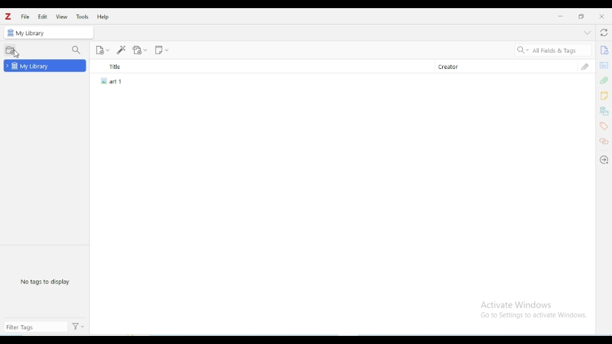  What do you see at coordinates (604, 160) in the screenshot?
I see `locate` at bounding box center [604, 160].